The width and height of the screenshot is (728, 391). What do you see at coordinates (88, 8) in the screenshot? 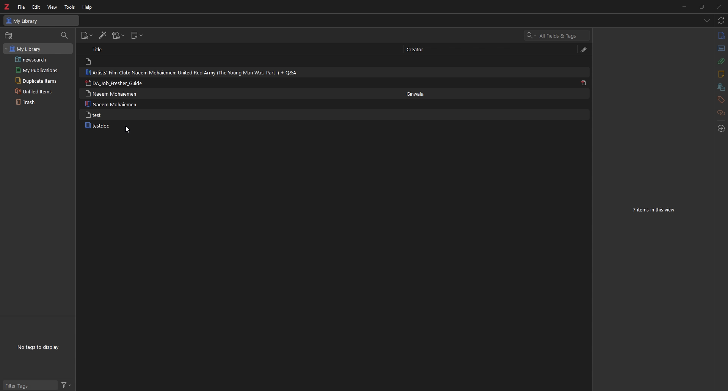
I see `help` at bounding box center [88, 8].